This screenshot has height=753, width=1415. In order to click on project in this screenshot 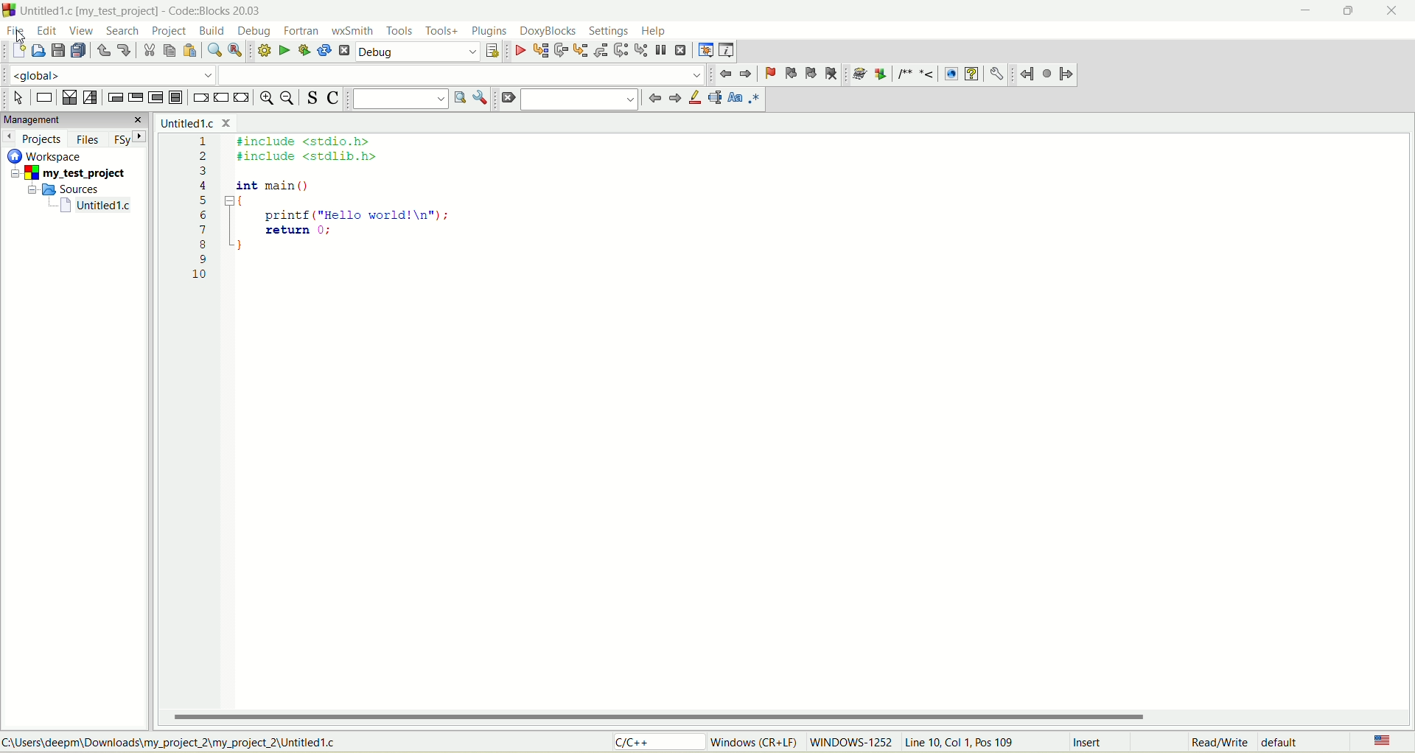, I will do `click(71, 174)`.